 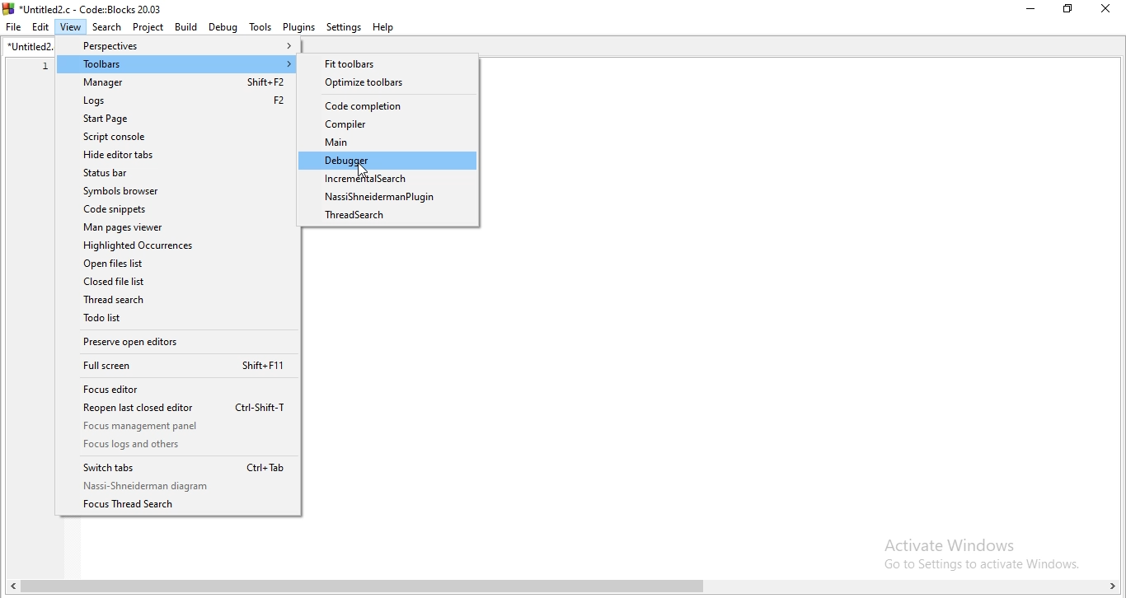 What do you see at coordinates (173, 210) in the screenshot?
I see `Code snippets` at bounding box center [173, 210].